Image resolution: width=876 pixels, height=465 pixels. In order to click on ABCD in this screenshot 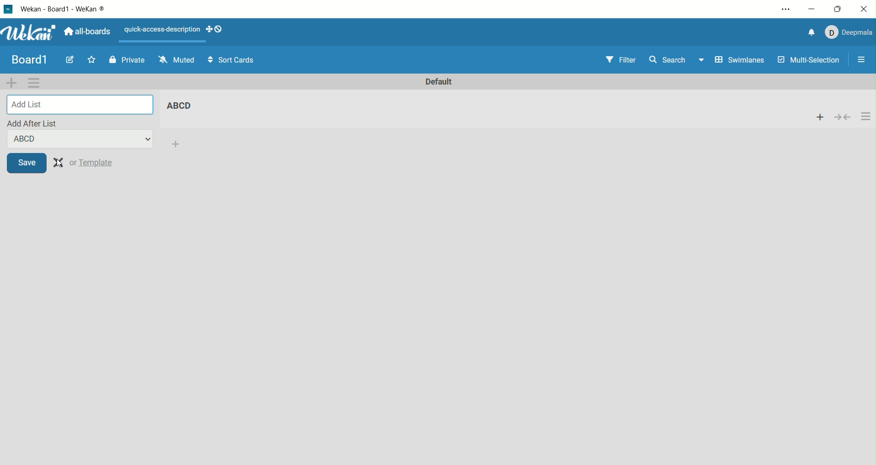, I will do `click(80, 140)`.